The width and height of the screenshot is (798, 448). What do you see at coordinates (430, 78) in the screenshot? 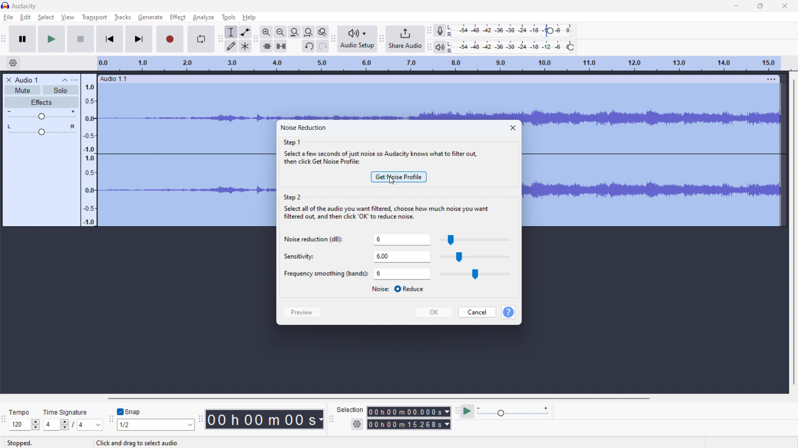
I see `hold to move` at bounding box center [430, 78].